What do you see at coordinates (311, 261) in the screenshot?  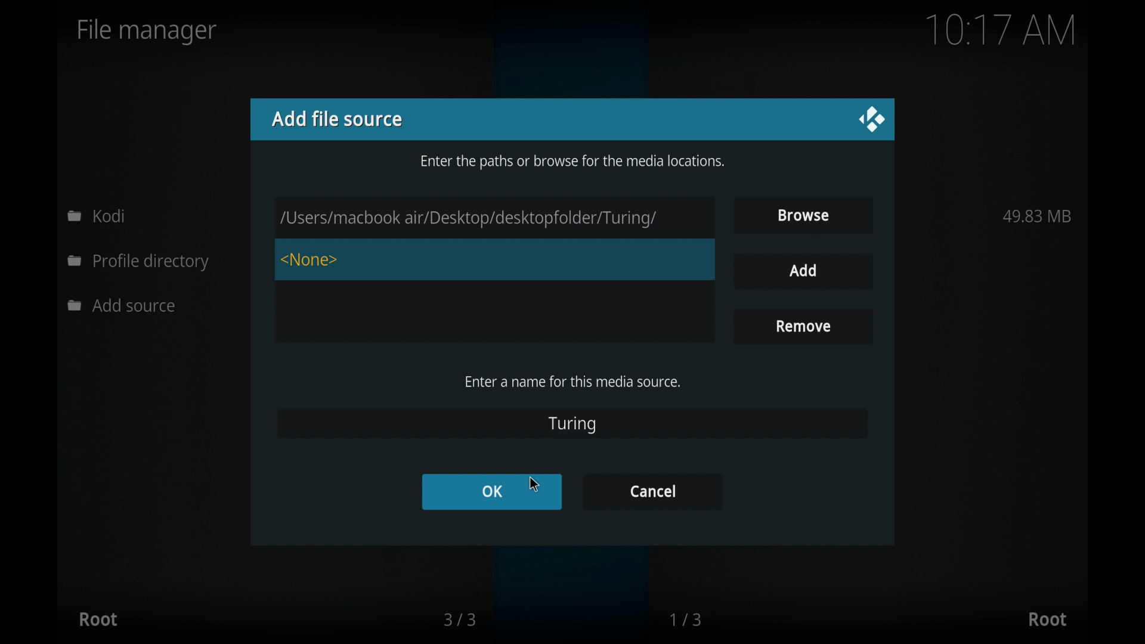 I see `none` at bounding box center [311, 261].